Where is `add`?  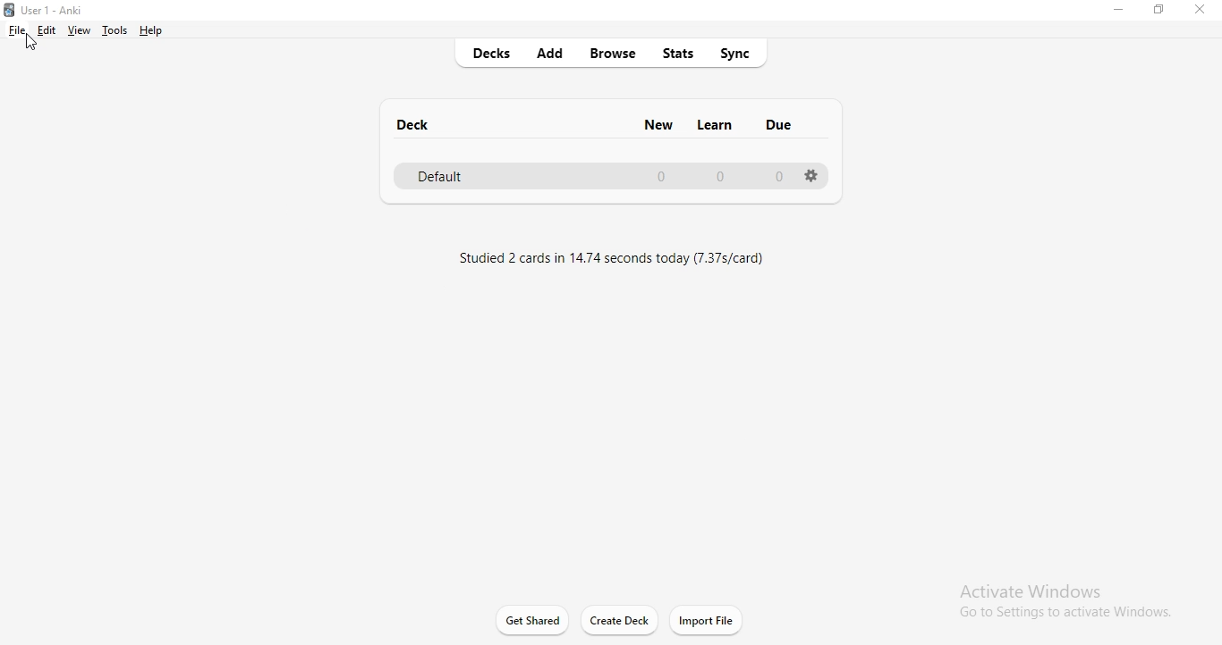
add is located at coordinates (554, 53).